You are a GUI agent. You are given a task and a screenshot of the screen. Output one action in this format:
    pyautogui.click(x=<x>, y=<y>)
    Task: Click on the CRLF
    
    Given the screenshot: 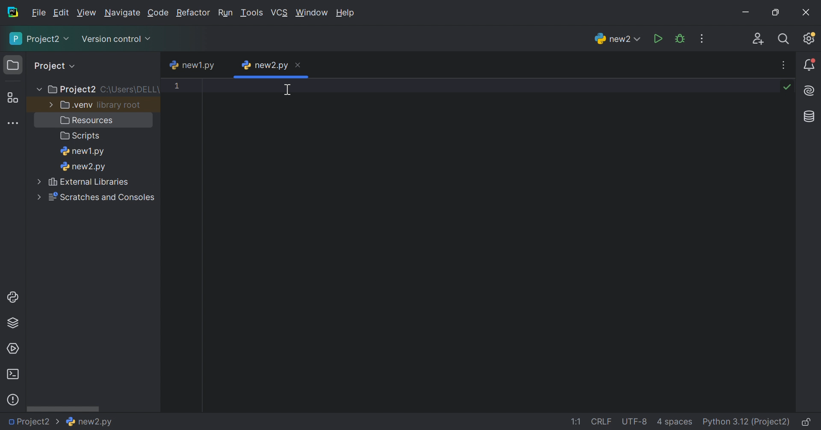 What is the action you would take?
    pyautogui.click(x=601, y=421)
    